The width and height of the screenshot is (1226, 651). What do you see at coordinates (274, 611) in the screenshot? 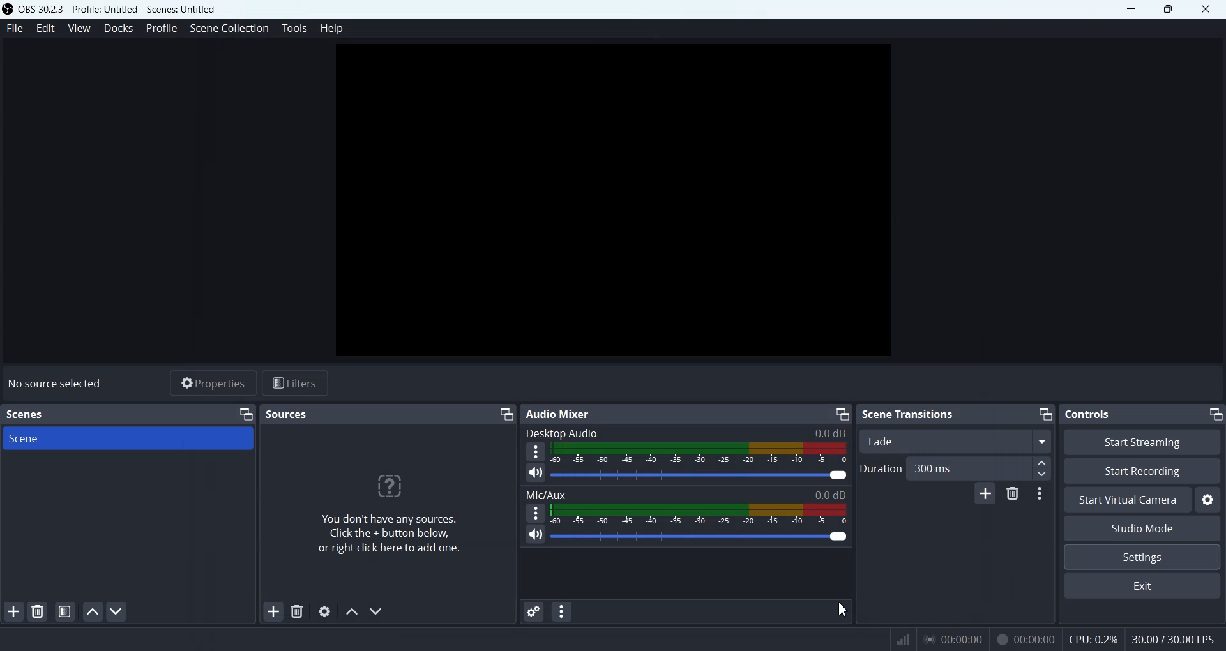
I see `Add Sources` at bounding box center [274, 611].